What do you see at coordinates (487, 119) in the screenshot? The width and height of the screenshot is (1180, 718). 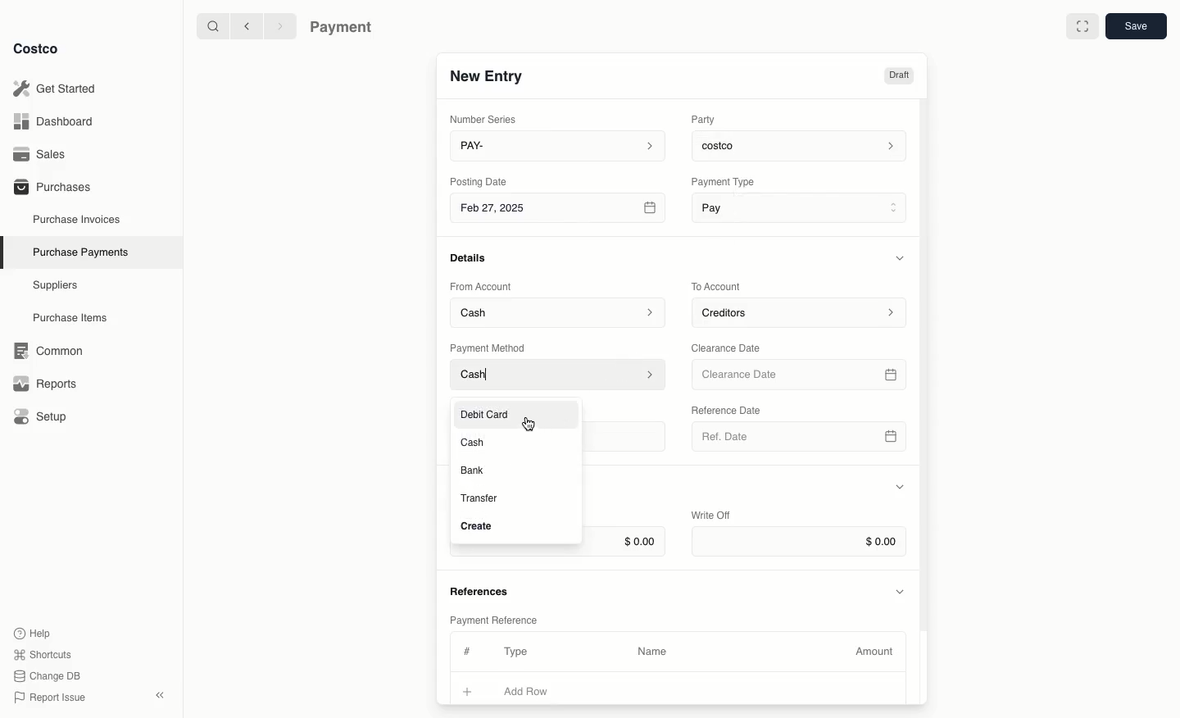 I see `Number Series` at bounding box center [487, 119].